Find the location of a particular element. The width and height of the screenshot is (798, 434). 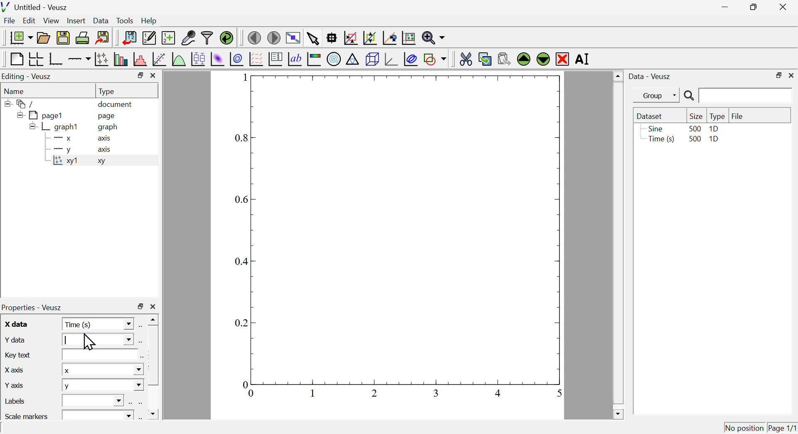

sine is located at coordinates (655, 128).